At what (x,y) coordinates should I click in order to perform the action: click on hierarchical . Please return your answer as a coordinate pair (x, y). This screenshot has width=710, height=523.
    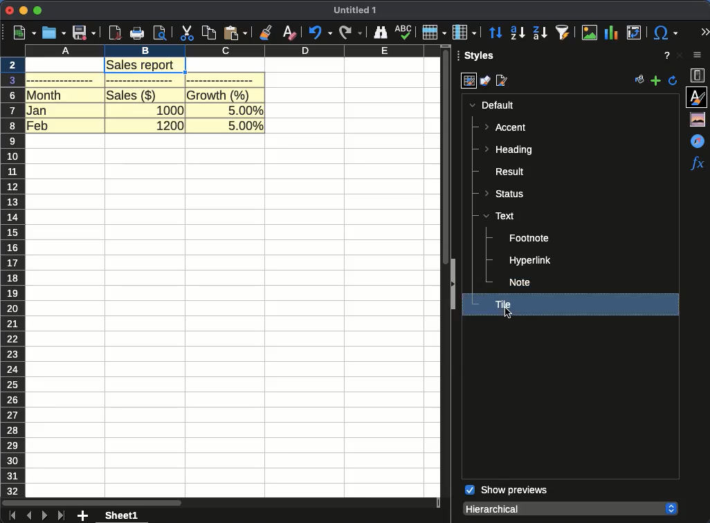
    Looking at the image, I should click on (570, 508).